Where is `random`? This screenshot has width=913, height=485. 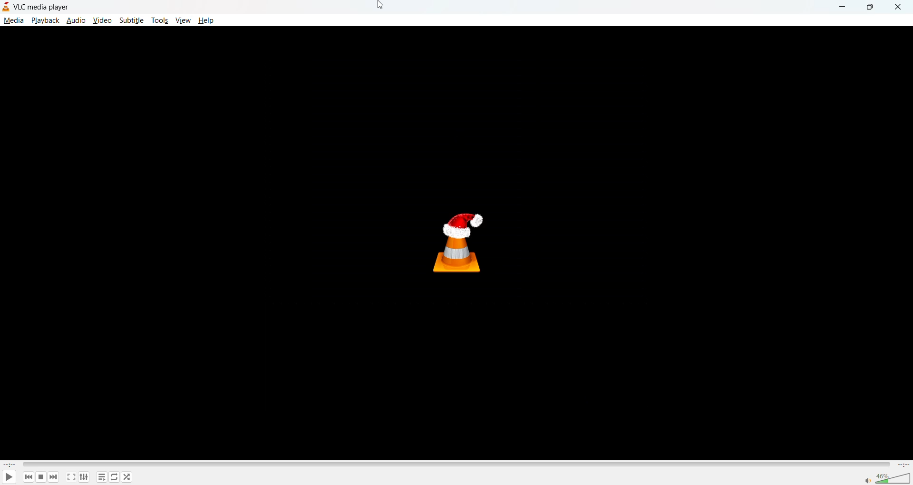 random is located at coordinates (126, 476).